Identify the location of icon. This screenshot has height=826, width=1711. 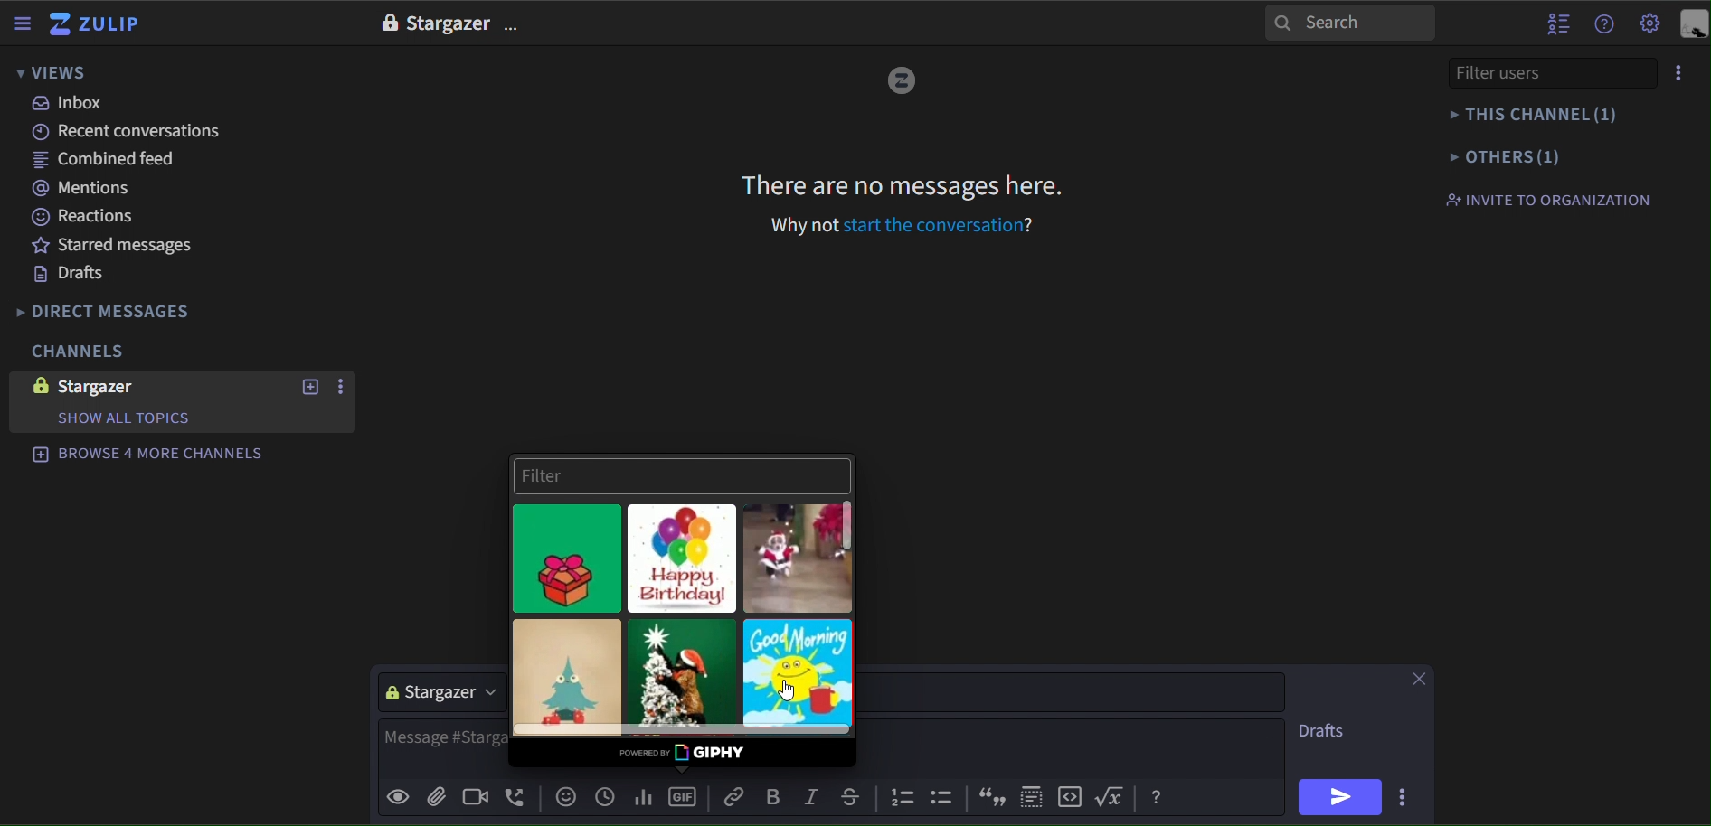
(989, 797).